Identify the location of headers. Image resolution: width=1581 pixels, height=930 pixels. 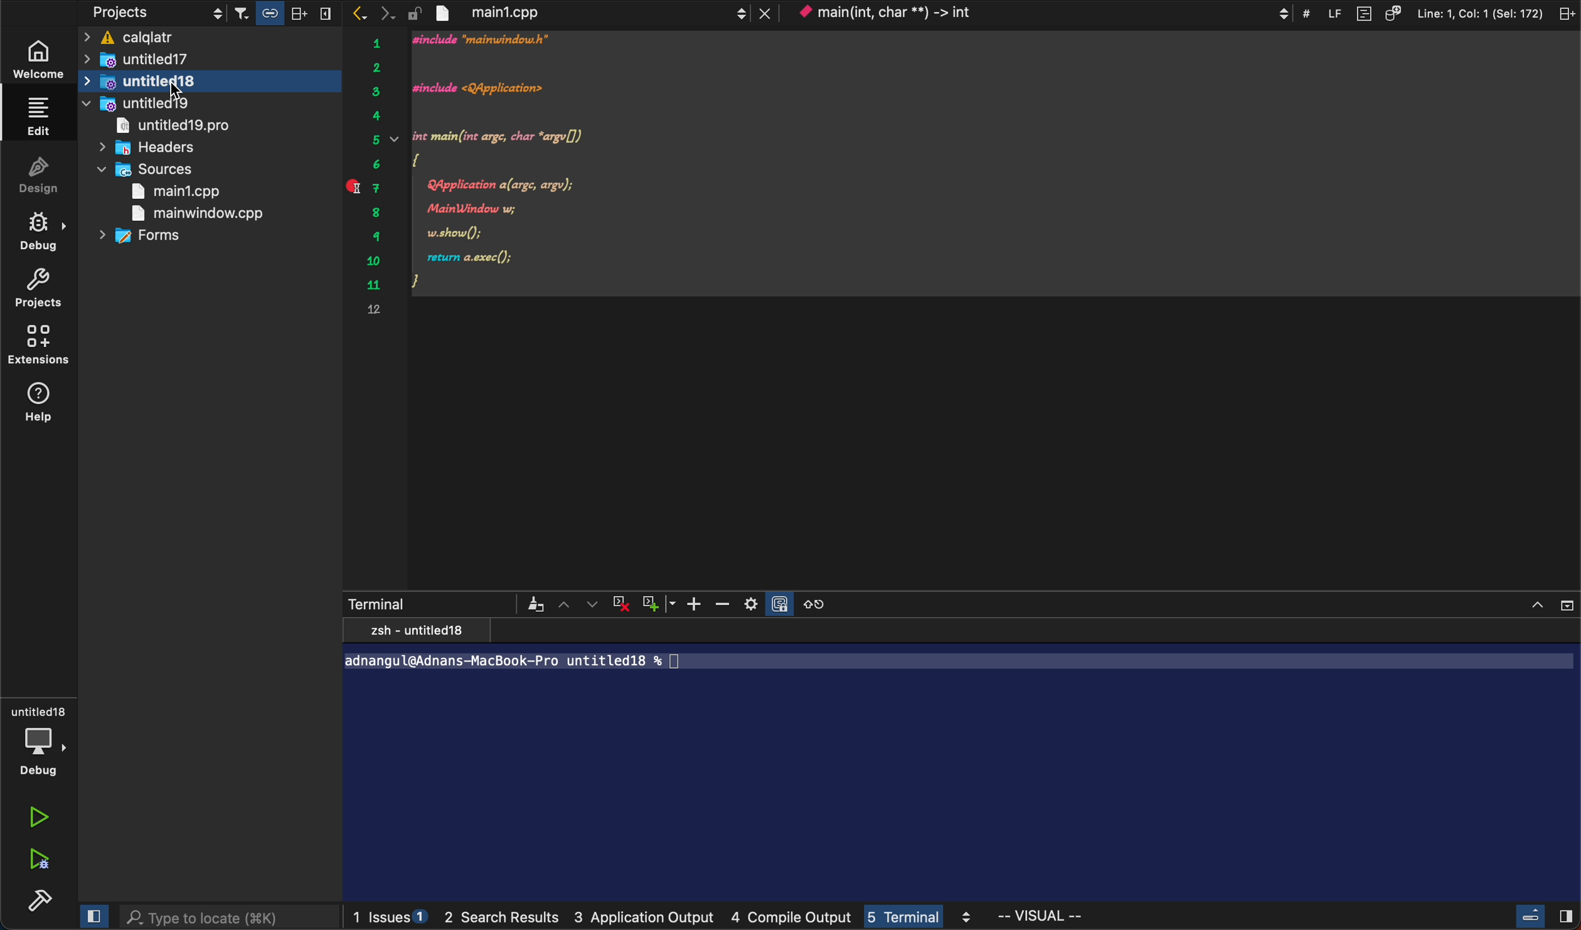
(158, 147).